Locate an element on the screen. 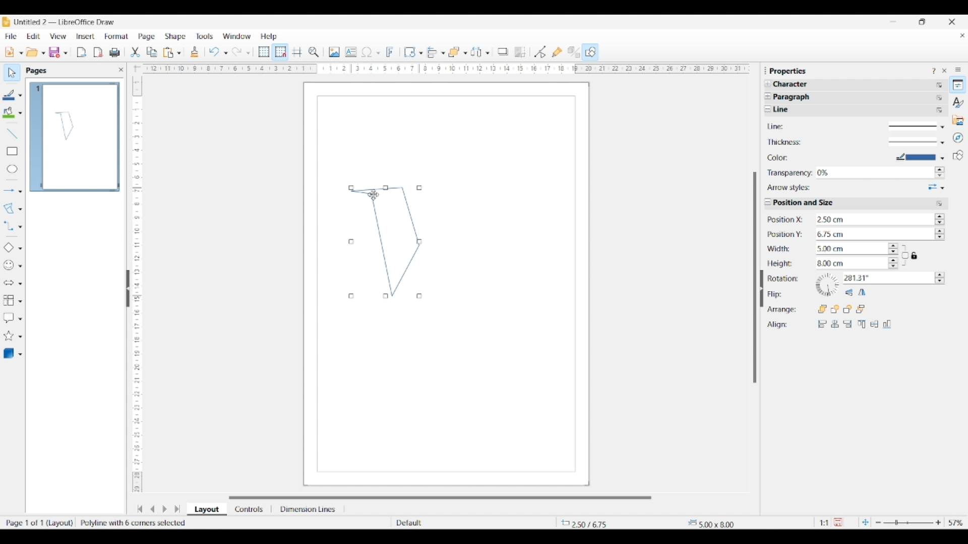  Insert image is located at coordinates (334, 52).